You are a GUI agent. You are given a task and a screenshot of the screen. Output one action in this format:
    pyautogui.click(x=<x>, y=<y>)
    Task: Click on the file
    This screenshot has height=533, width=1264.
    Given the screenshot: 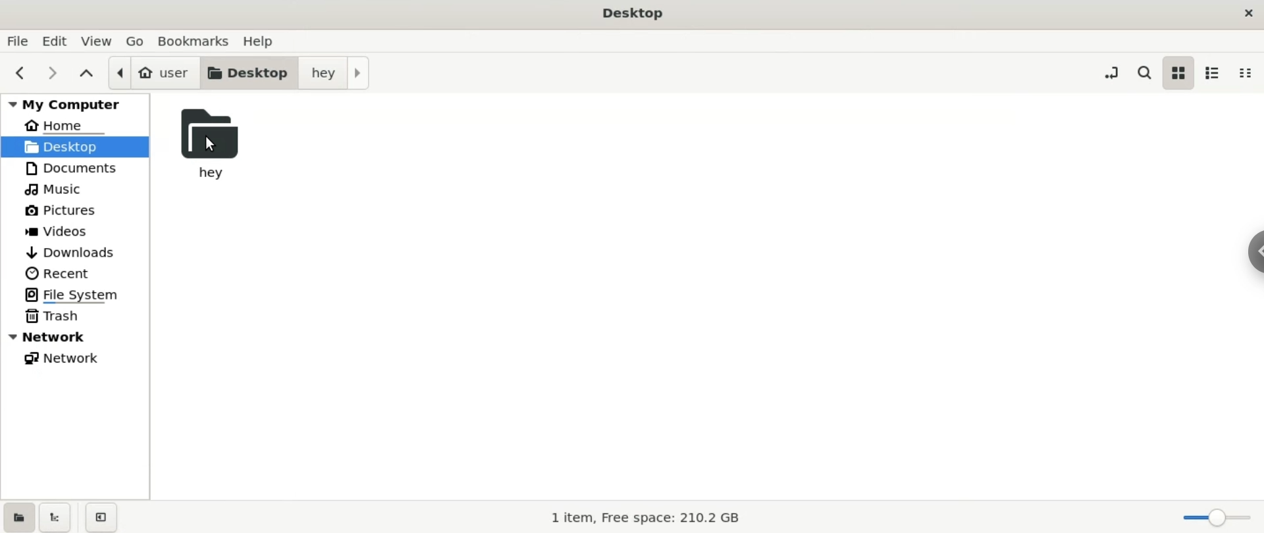 What is the action you would take?
    pyautogui.click(x=17, y=43)
    